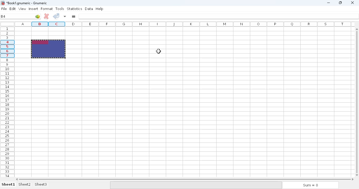  What do you see at coordinates (329, 3) in the screenshot?
I see `minimize` at bounding box center [329, 3].